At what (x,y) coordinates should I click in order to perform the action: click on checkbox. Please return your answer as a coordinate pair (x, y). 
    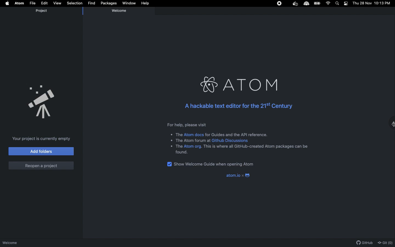
    Looking at the image, I should click on (169, 164).